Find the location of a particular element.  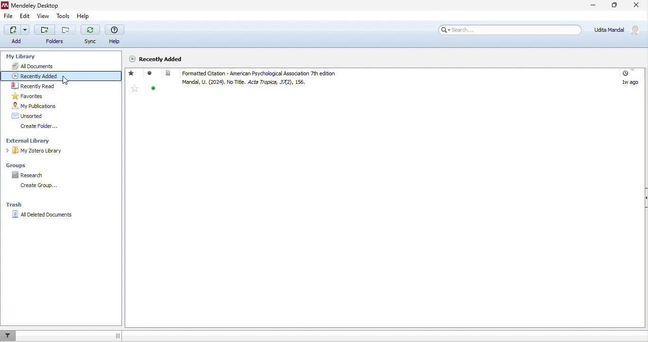

mendeley desktop is located at coordinates (37, 5).